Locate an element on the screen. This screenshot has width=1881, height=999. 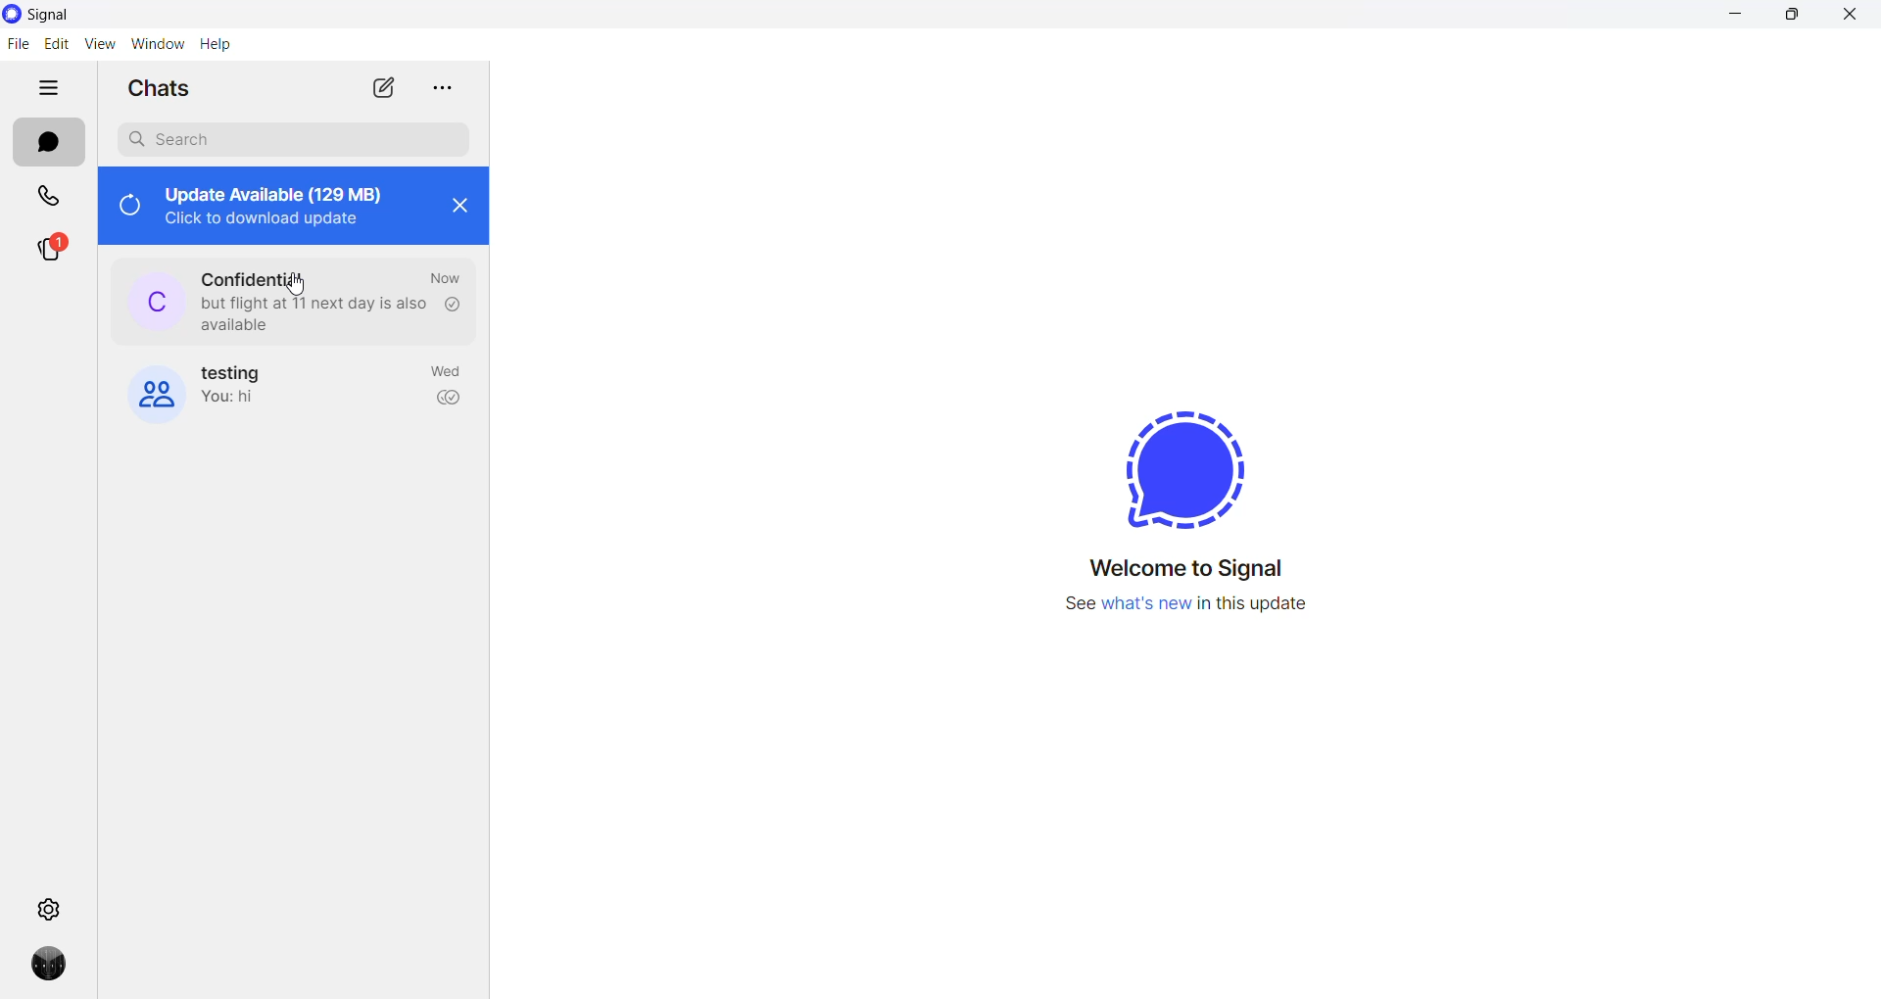
read recipient is located at coordinates (449, 401).